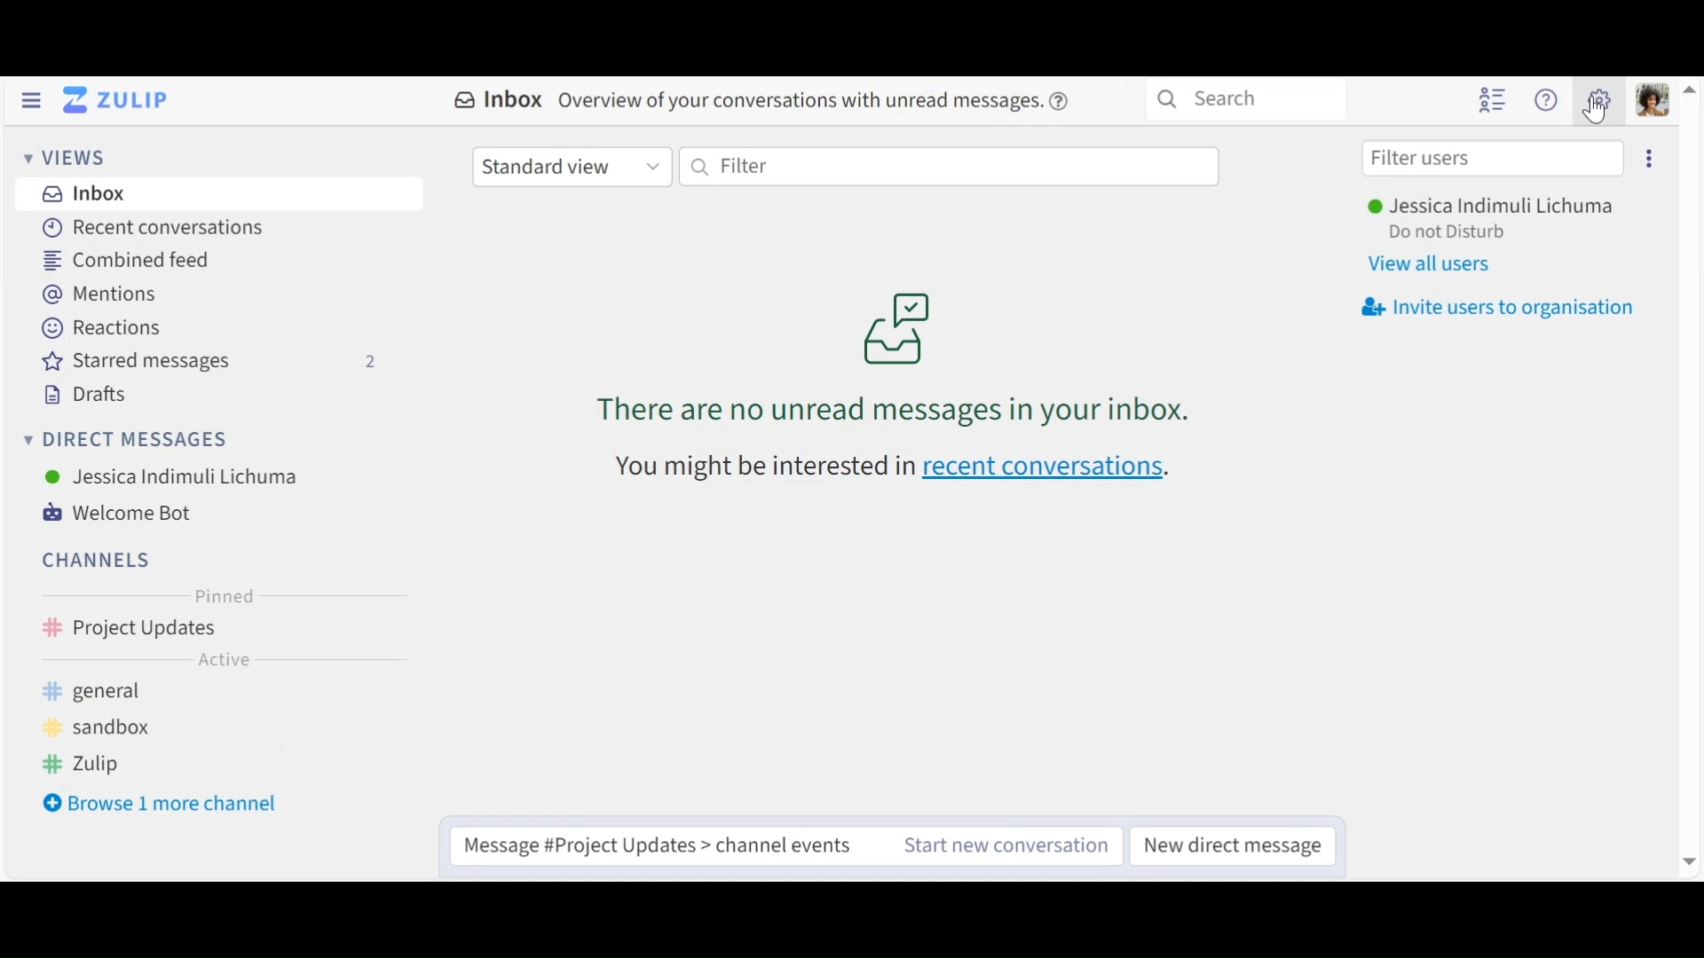 This screenshot has width=1704, height=958. I want to click on recent conversations, so click(897, 467).